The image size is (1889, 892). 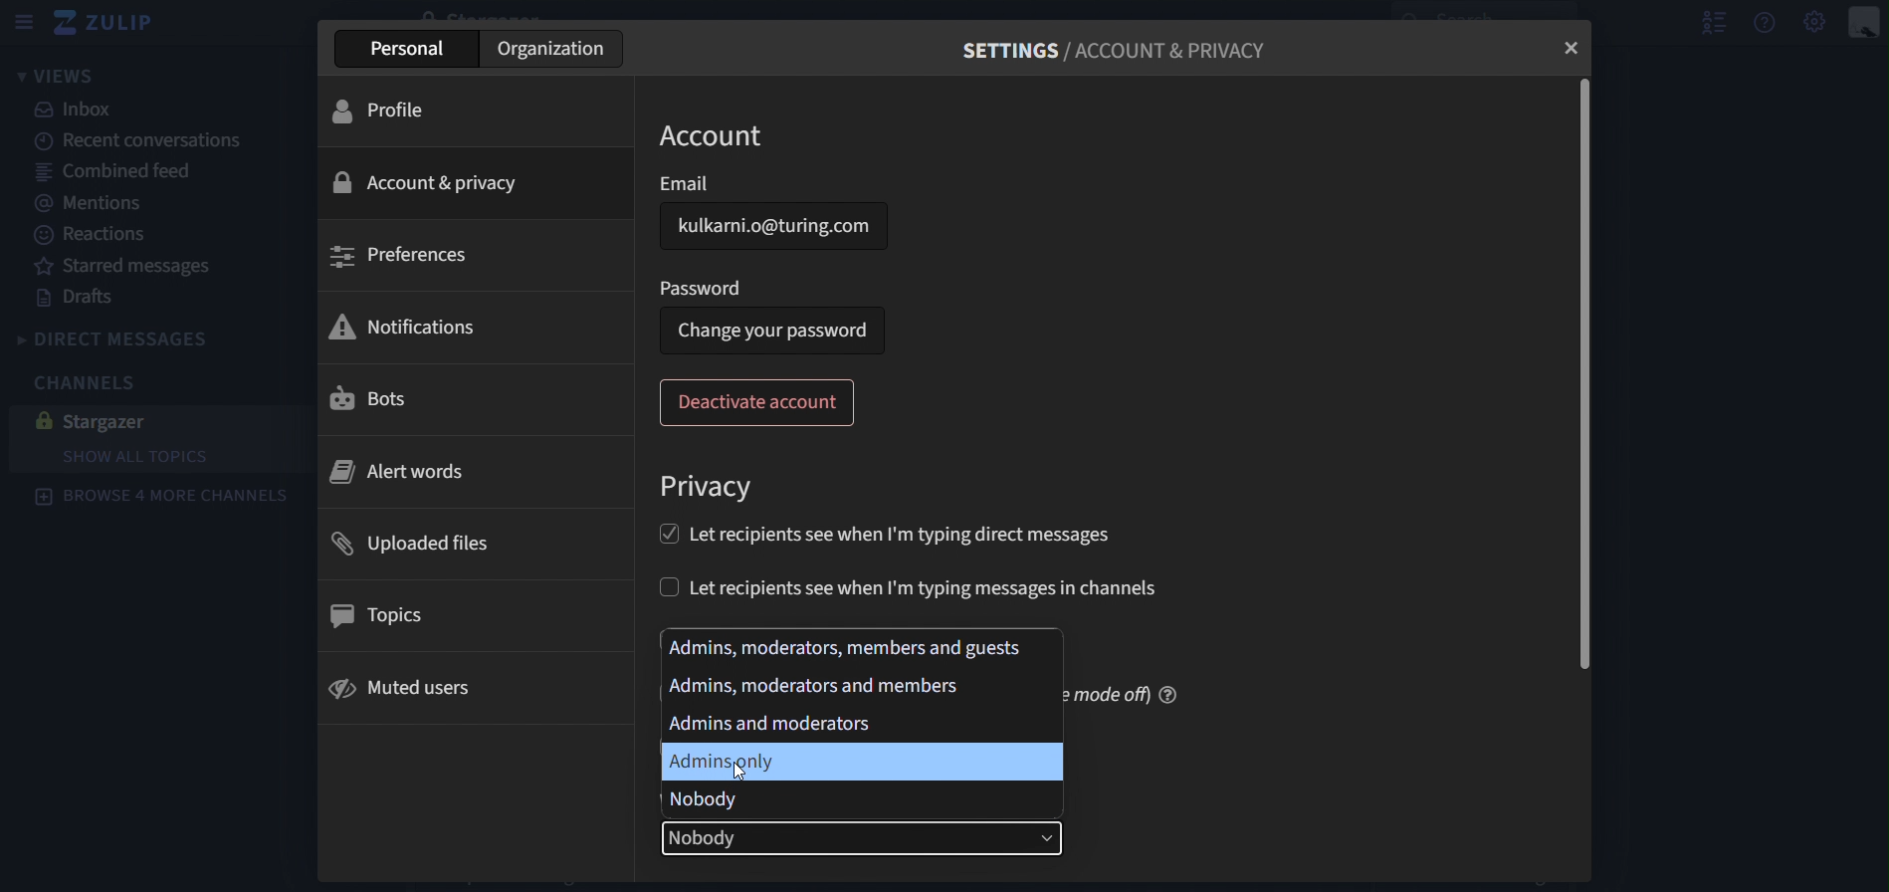 I want to click on preferences, so click(x=405, y=257).